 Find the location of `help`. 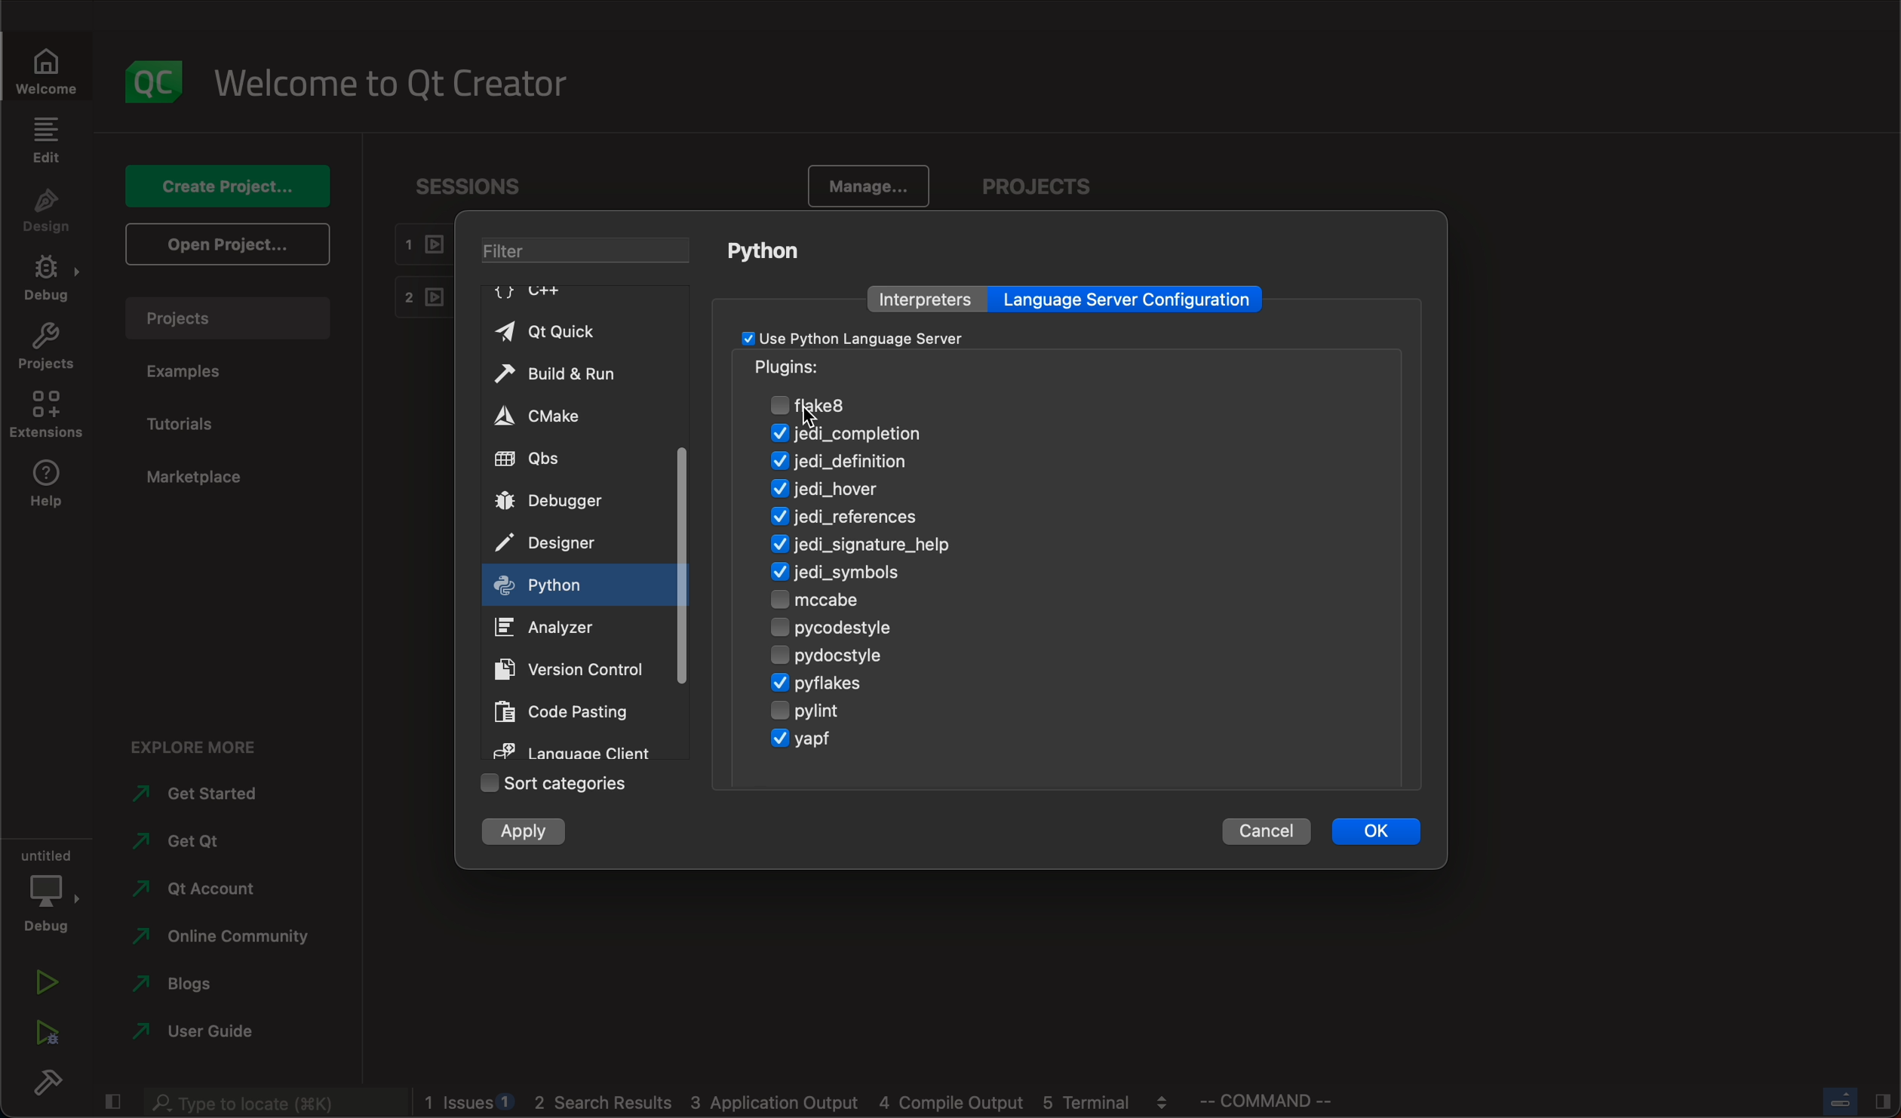

help is located at coordinates (45, 483).